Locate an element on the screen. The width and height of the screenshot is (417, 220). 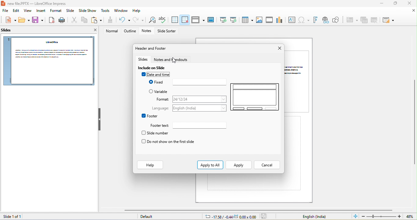
slide preview is located at coordinates (256, 97).